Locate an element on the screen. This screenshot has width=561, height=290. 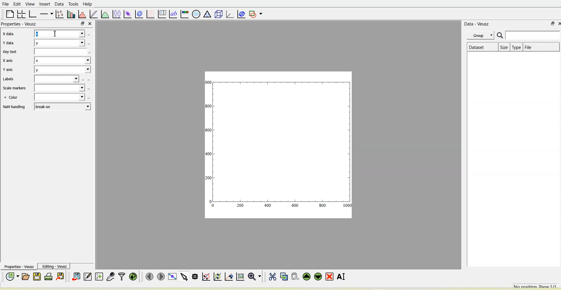
Read data points on the graph is located at coordinates (195, 277).